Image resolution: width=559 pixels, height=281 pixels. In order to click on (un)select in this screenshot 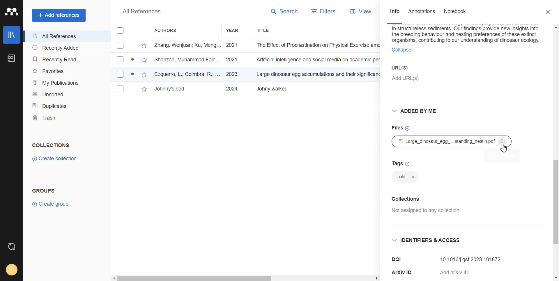, I will do `click(120, 75)`.